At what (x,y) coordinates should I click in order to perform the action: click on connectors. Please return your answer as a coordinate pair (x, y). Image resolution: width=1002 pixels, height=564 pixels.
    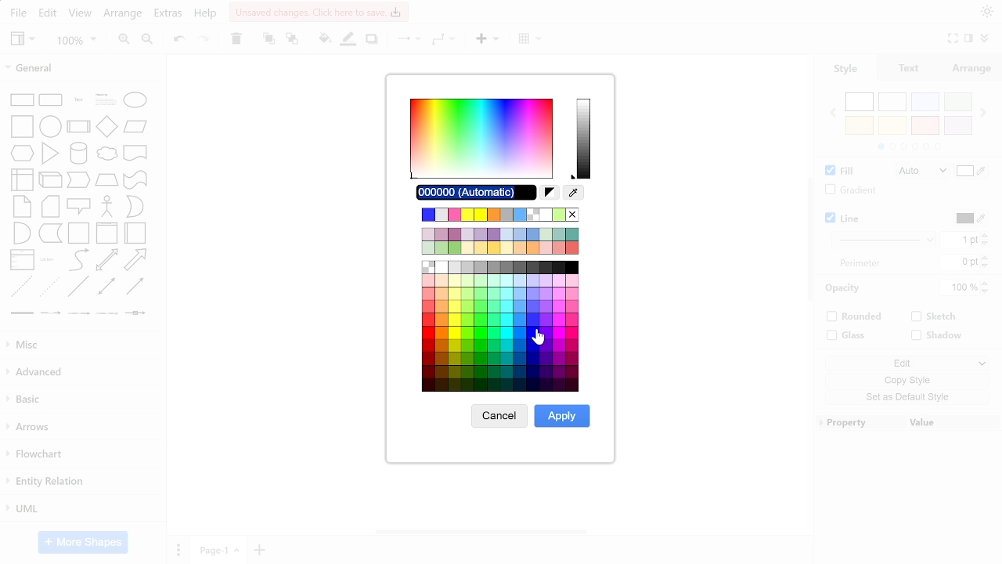
    Looking at the image, I should click on (405, 40).